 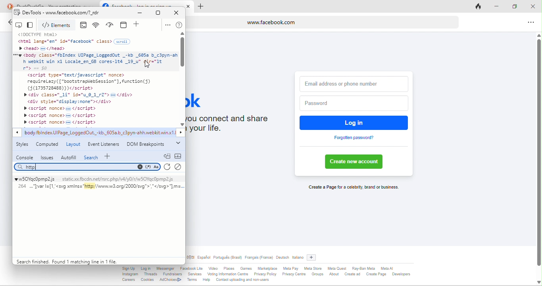 I want to click on scroll down, so click(x=538, y=282).